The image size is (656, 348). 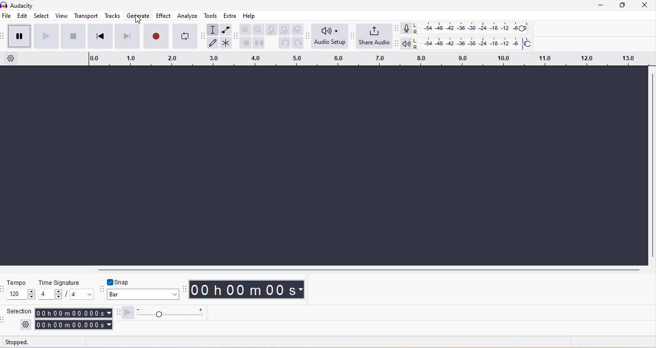 I want to click on 120, so click(x=22, y=294).